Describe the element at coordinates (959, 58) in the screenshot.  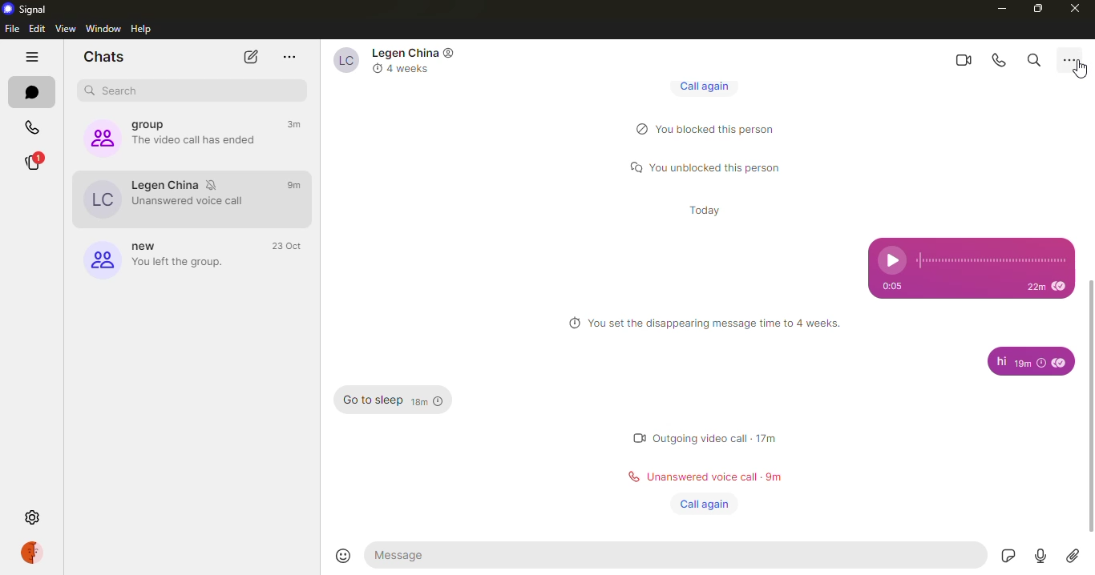
I see `video call` at that location.